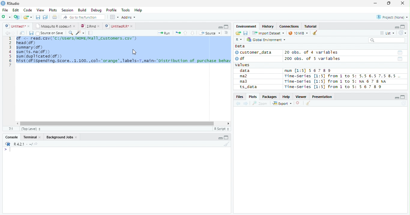 The image size is (410, 215). What do you see at coordinates (239, 40) in the screenshot?
I see `R` at bounding box center [239, 40].